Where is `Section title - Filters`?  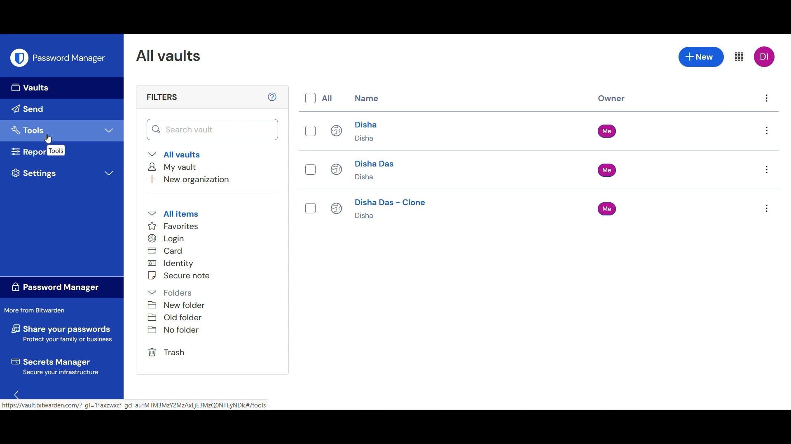 Section title - Filters is located at coordinates (162, 97).